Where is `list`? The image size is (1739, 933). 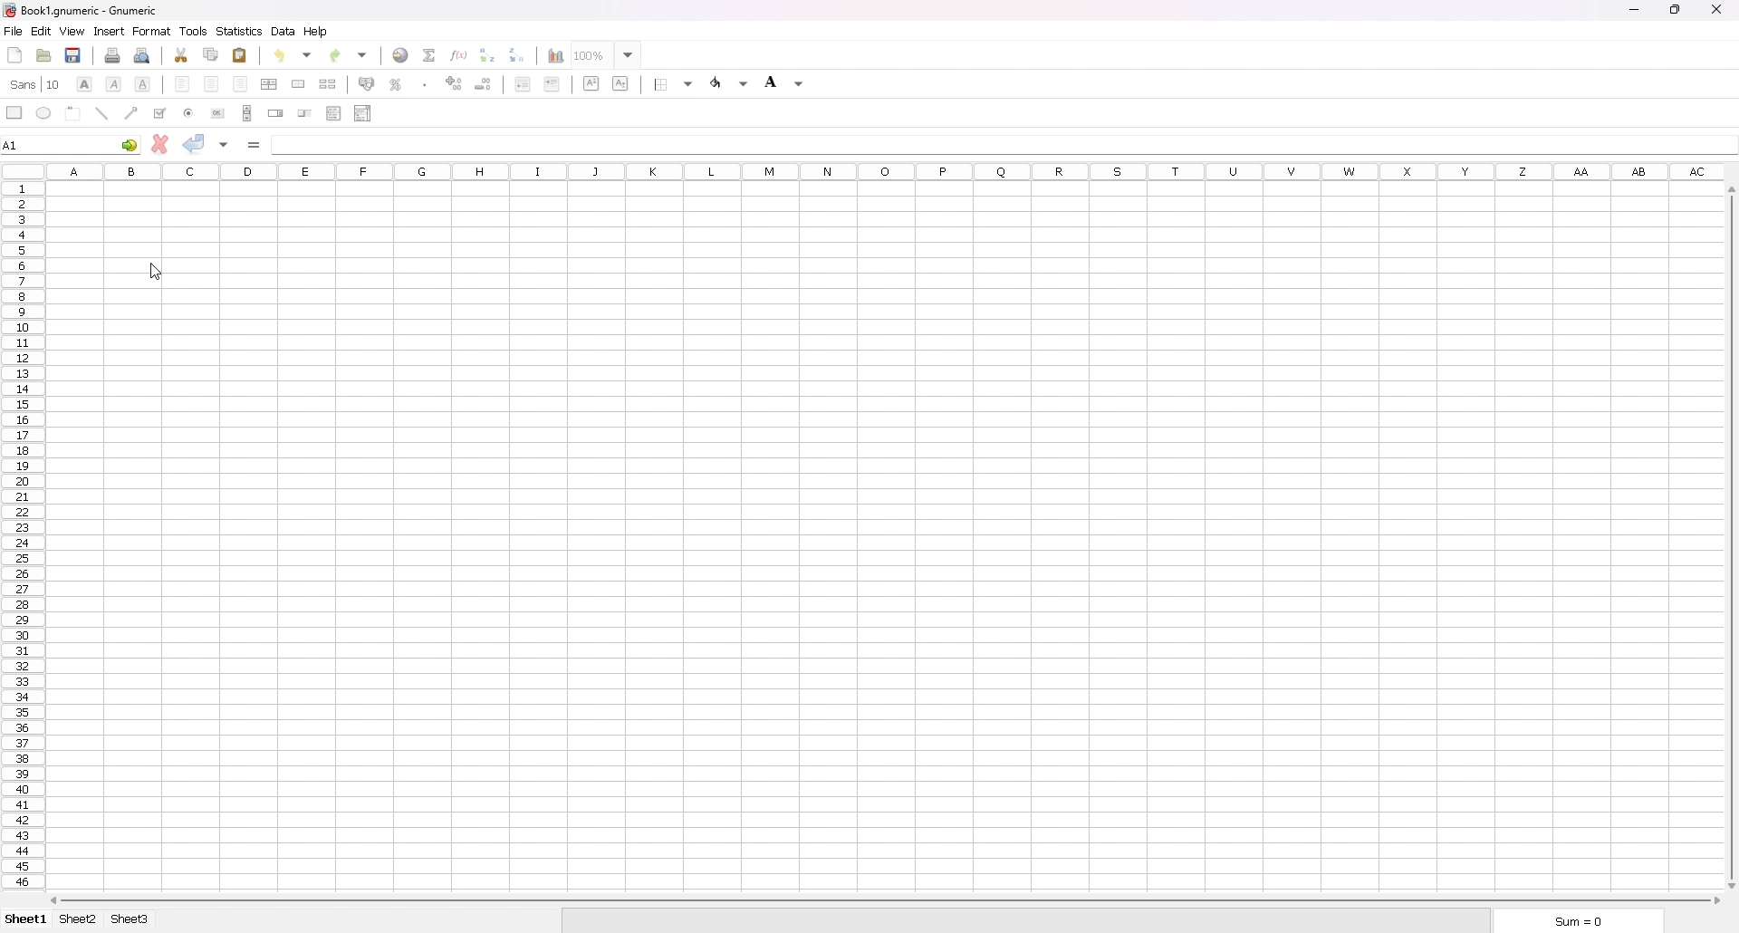
list is located at coordinates (335, 113).